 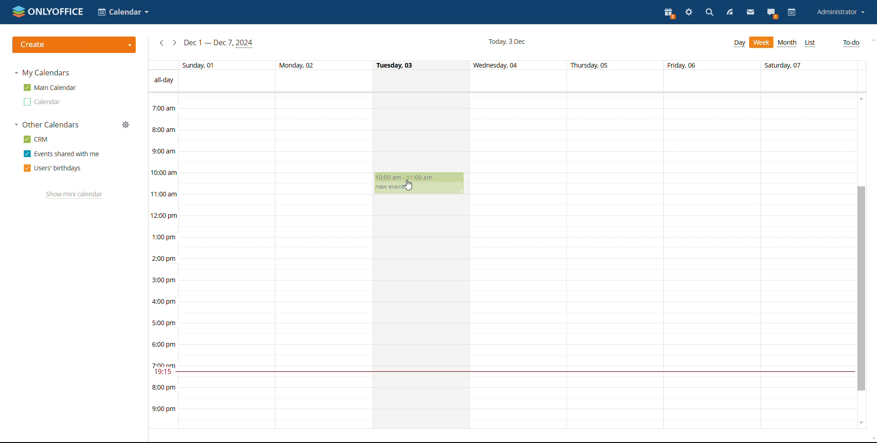 What do you see at coordinates (396, 64) in the screenshot?
I see `Tuesday, 03` at bounding box center [396, 64].